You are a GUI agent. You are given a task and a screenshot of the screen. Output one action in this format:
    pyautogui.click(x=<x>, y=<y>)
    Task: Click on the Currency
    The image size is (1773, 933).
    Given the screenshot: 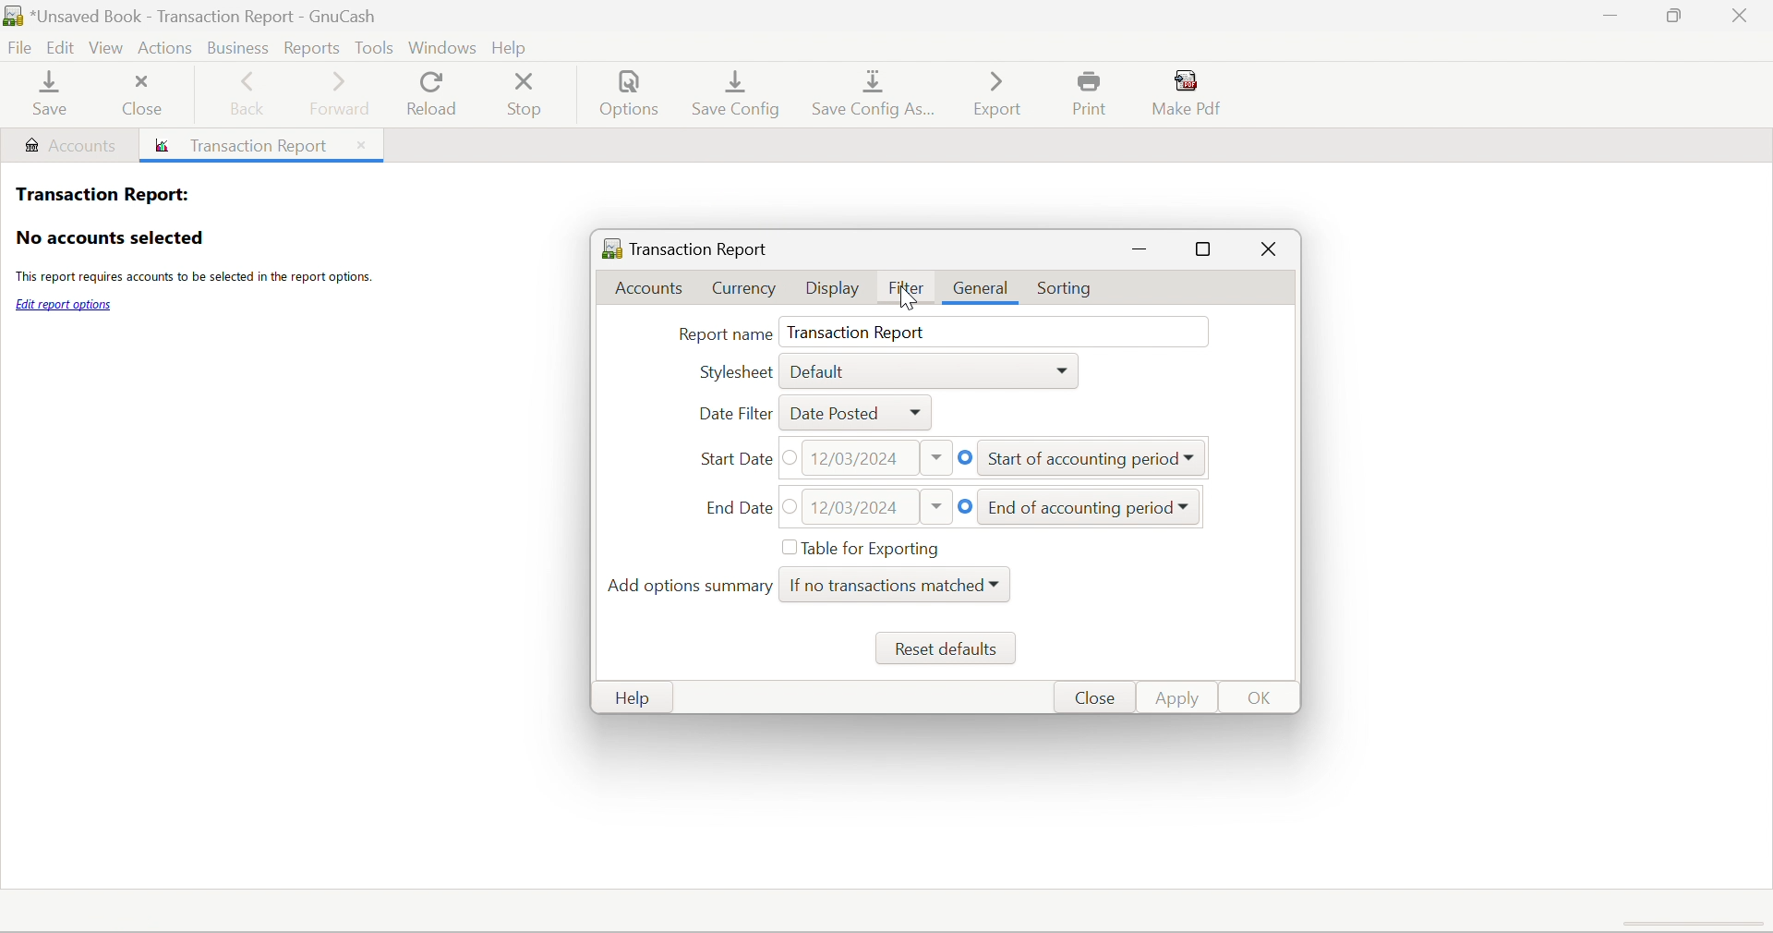 What is the action you would take?
    pyautogui.click(x=746, y=288)
    